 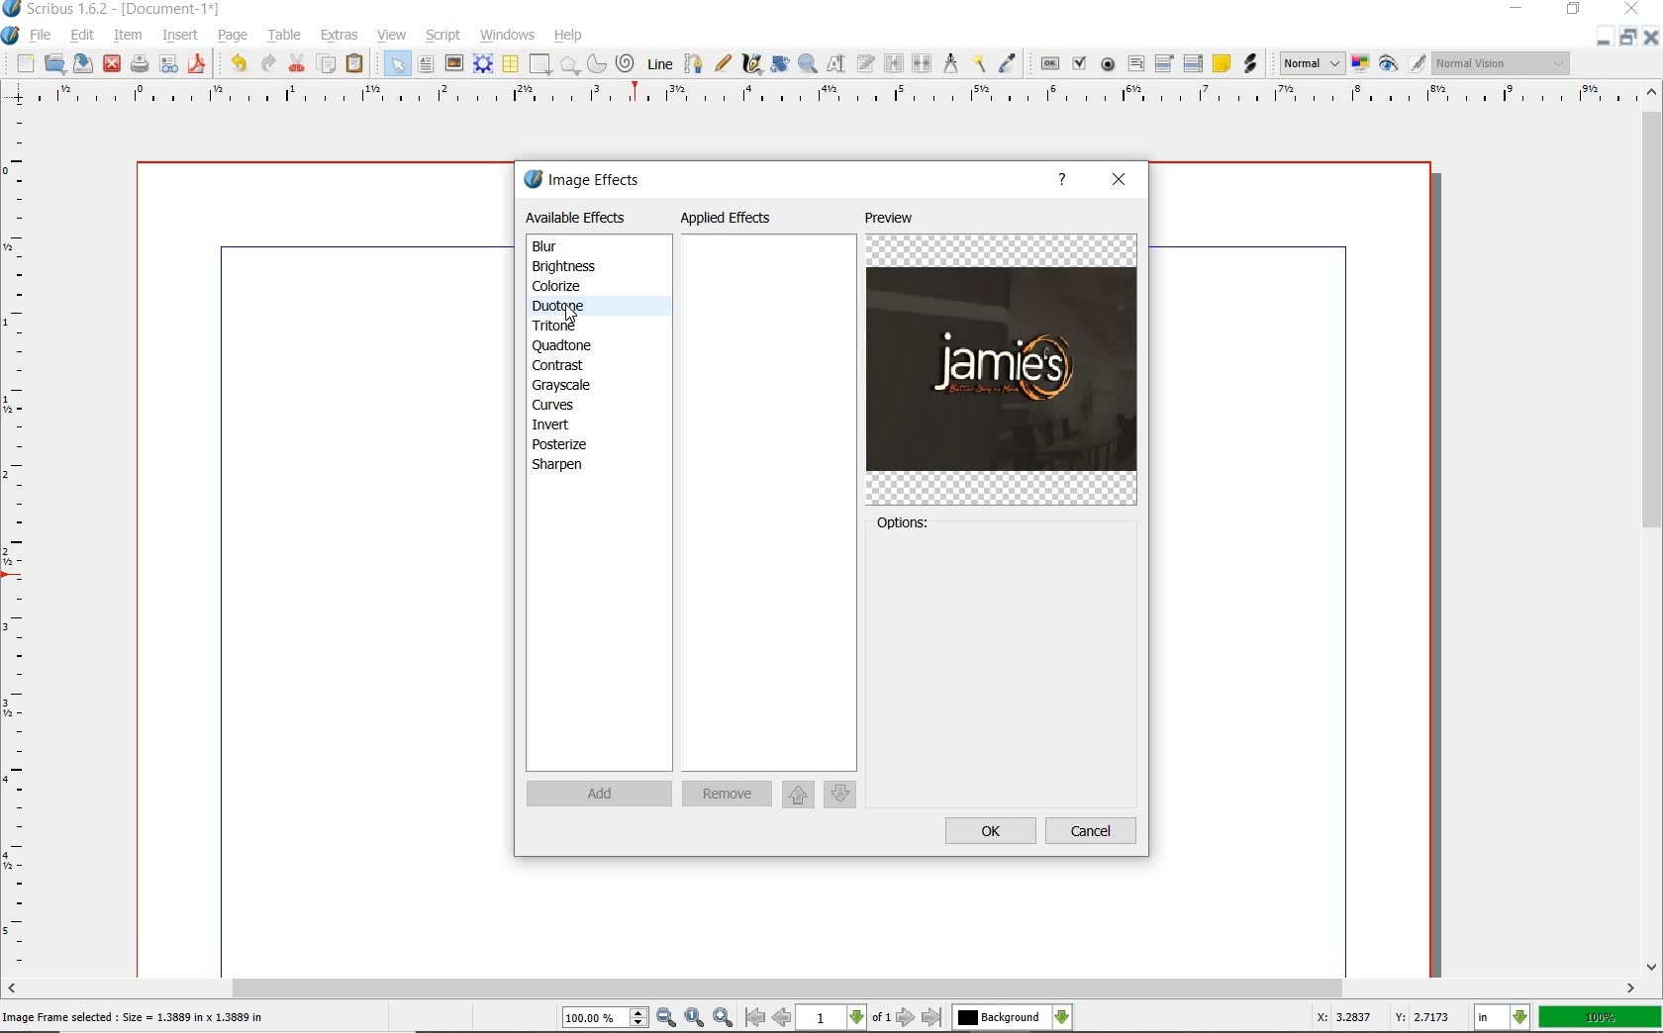 I want to click on visual appearance of the display, so click(x=1501, y=65).